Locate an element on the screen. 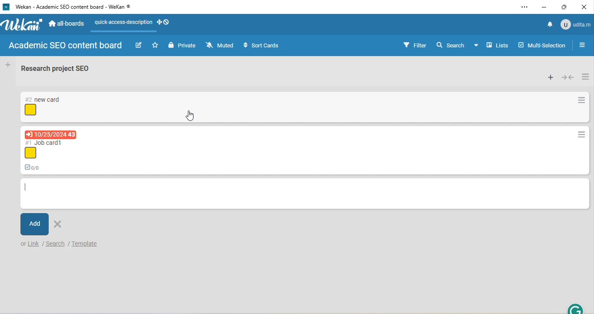  all boards is located at coordinates (67, 25).